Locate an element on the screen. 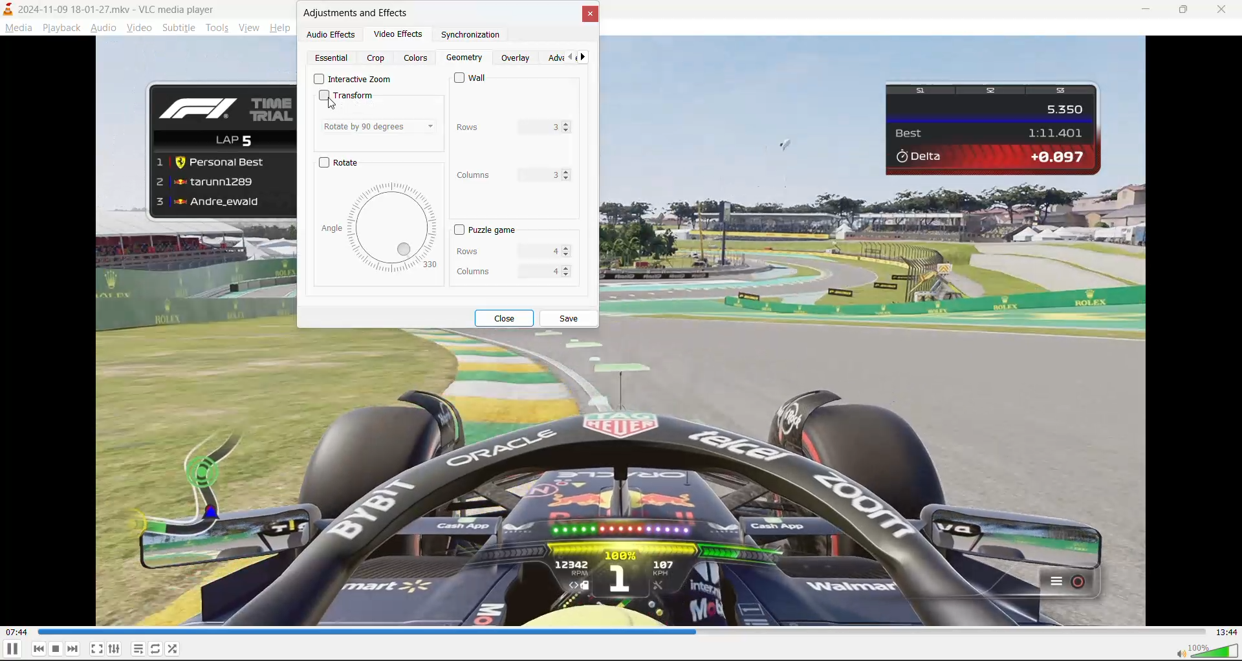 This screenshot has width=1242, height=661. random is located at coordinates (175, 648).